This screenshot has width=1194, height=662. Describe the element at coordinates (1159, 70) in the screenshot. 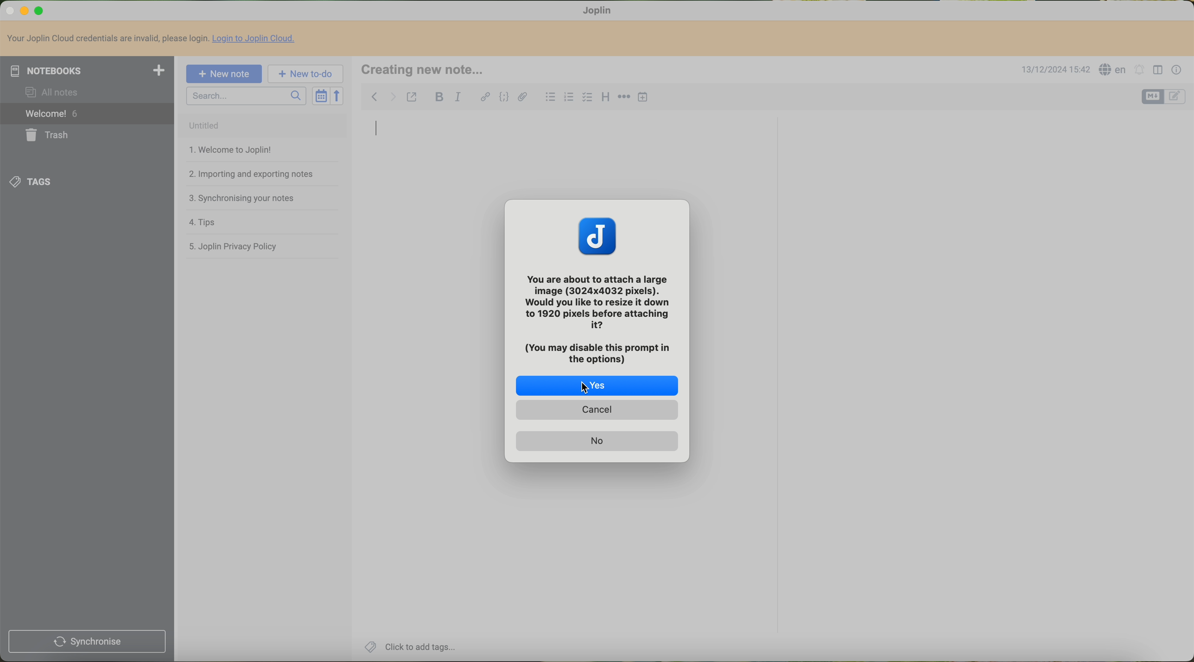

I see `toggle editor layout` at that location.